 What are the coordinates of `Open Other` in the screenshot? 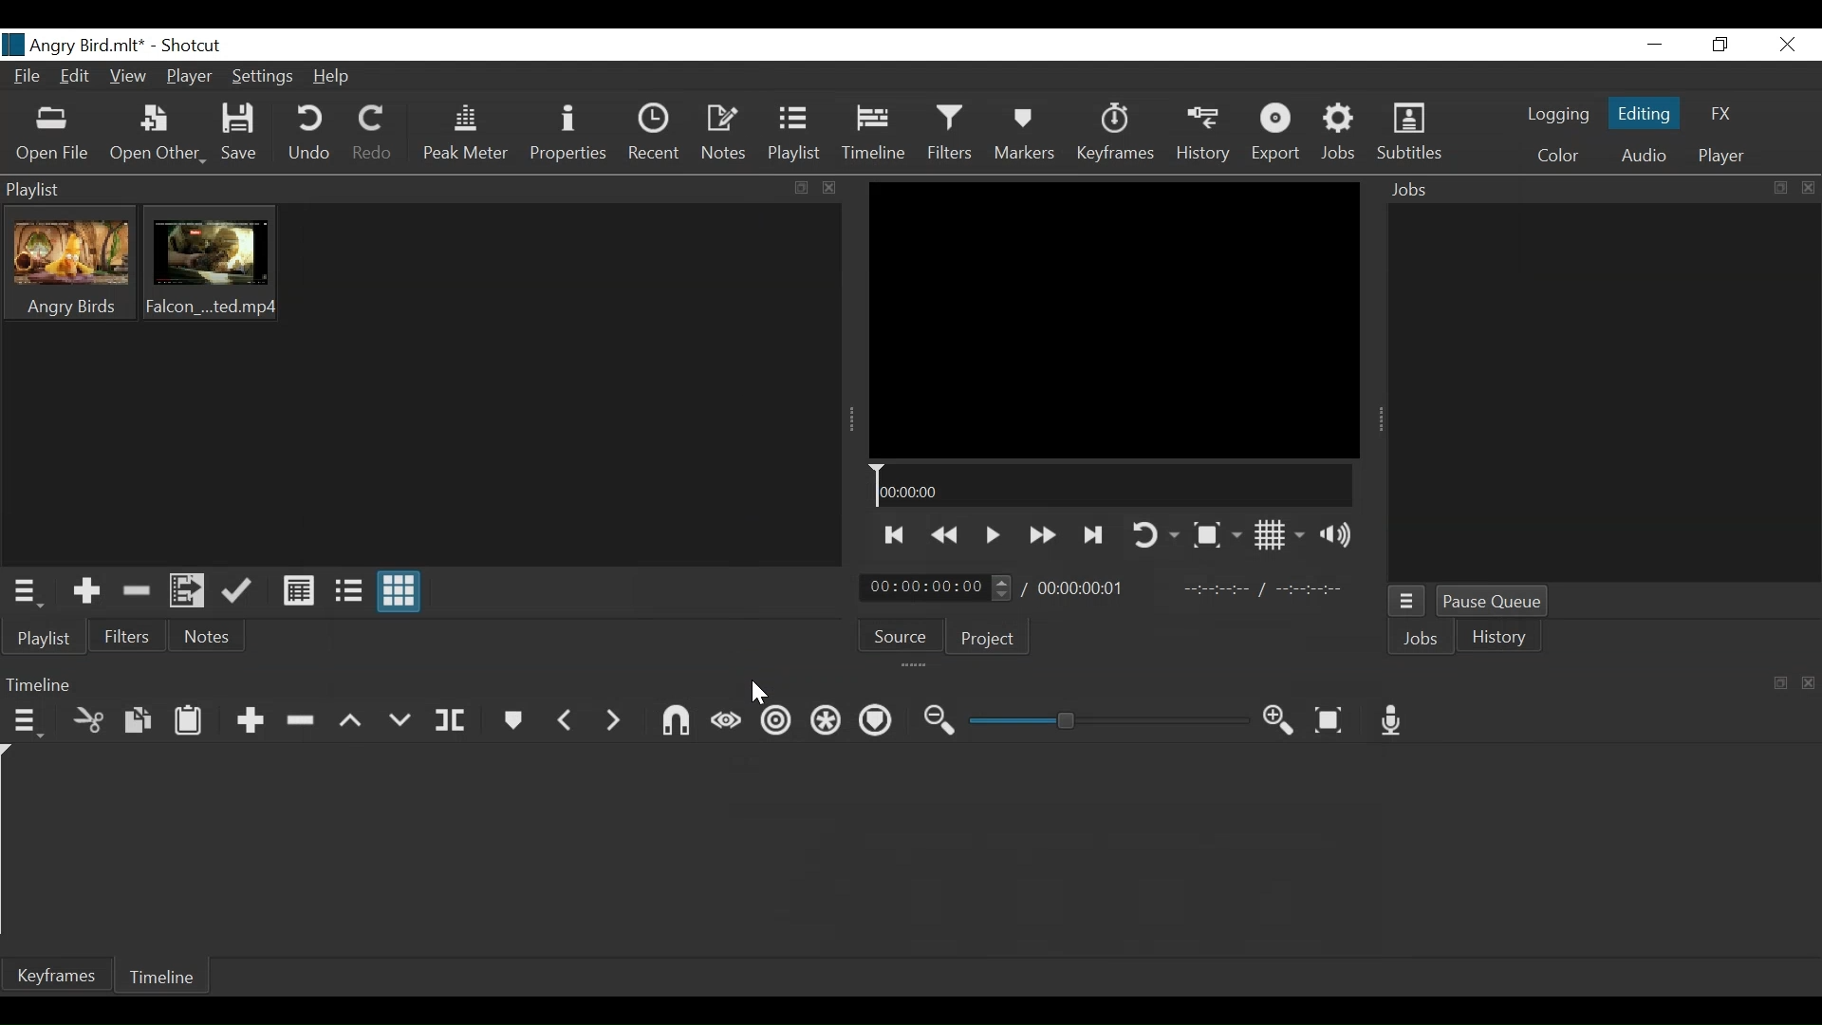 It's located at (158, 137).